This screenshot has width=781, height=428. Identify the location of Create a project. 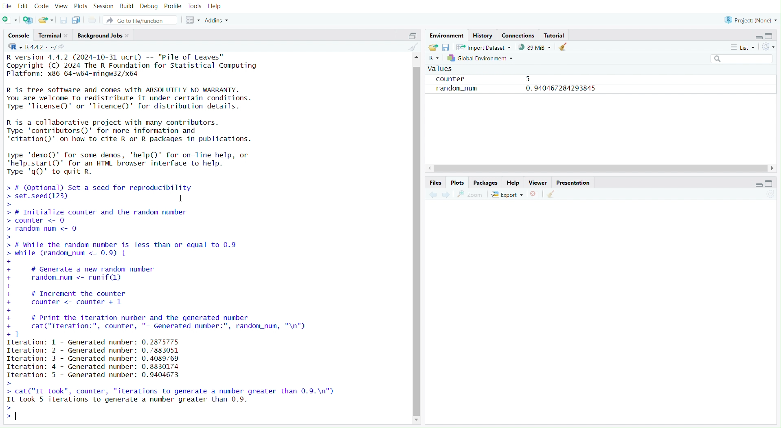
(27, 19).